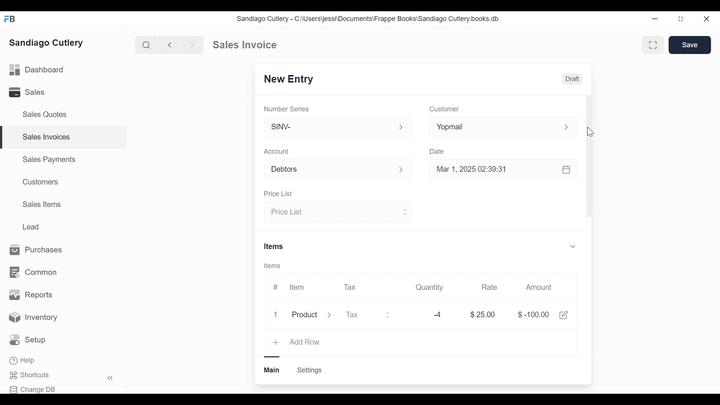  Describe the element at coordinates (193, 45) in the screenshot. I see `Next` at that location.